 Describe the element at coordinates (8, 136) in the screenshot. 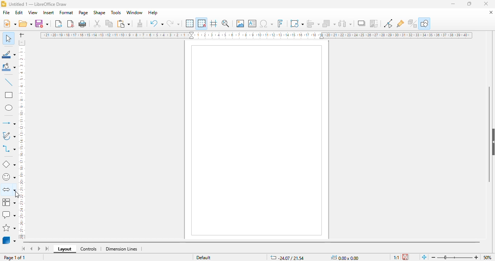

I see `curves and polygons` at that location.